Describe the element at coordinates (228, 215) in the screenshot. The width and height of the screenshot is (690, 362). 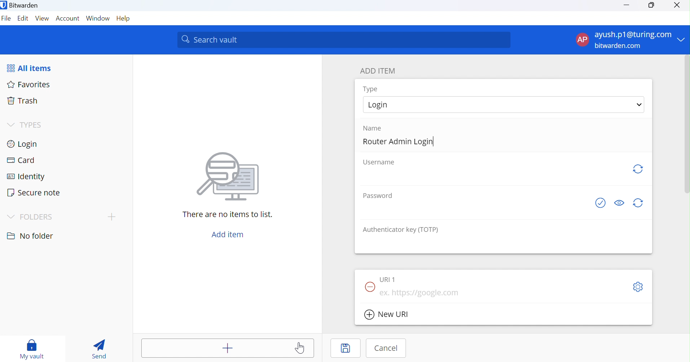
I see `There are no items to list.` at that location.